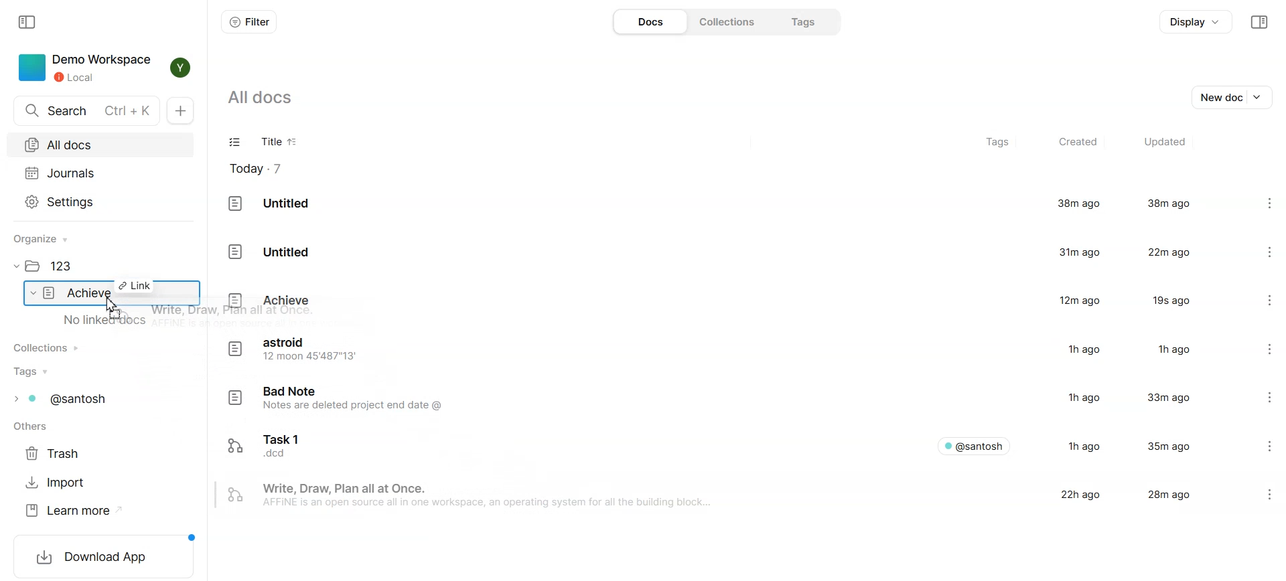 Image resolution: width=1286 pixels, height=581 pixels. I want to click on Updated, so click(1163, 143).